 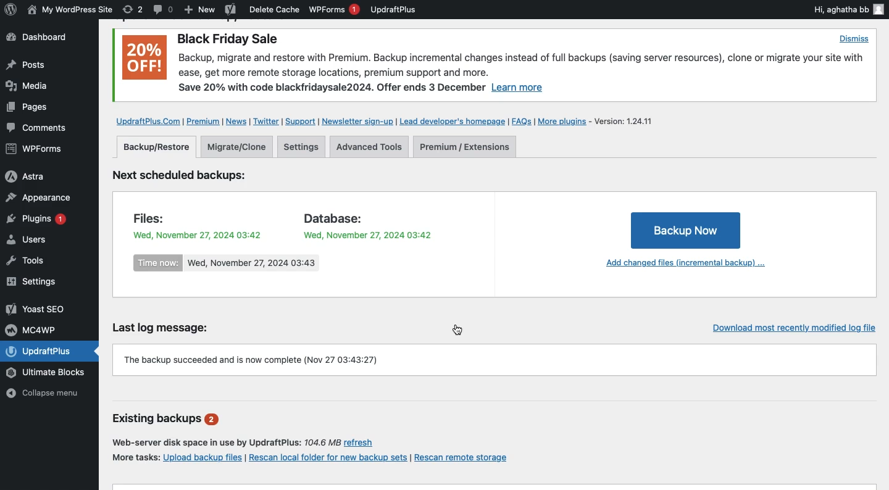 I want to click on Tools, so click(x=33, y=260).